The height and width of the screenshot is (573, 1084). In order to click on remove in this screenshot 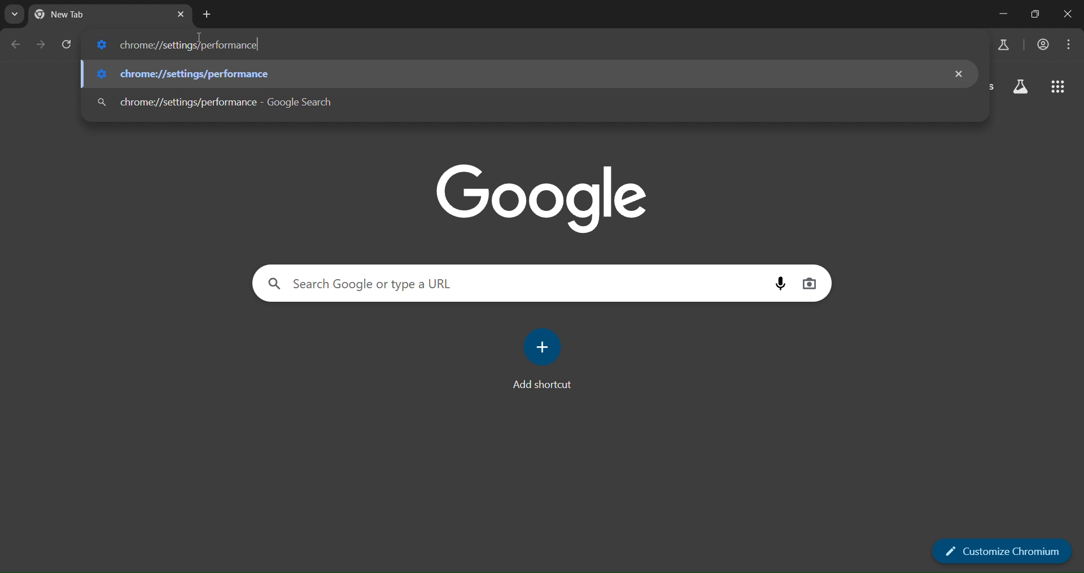, I will do `click(961, 72)`.